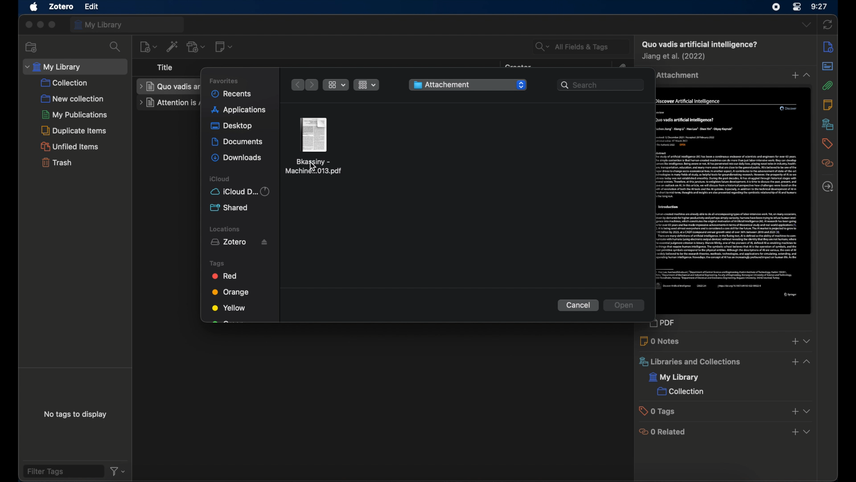 The height and width of the screenshot is (482, 856). Describe the element at coordinates (73, 98) in the screenshot. I see `new collection` at that location.